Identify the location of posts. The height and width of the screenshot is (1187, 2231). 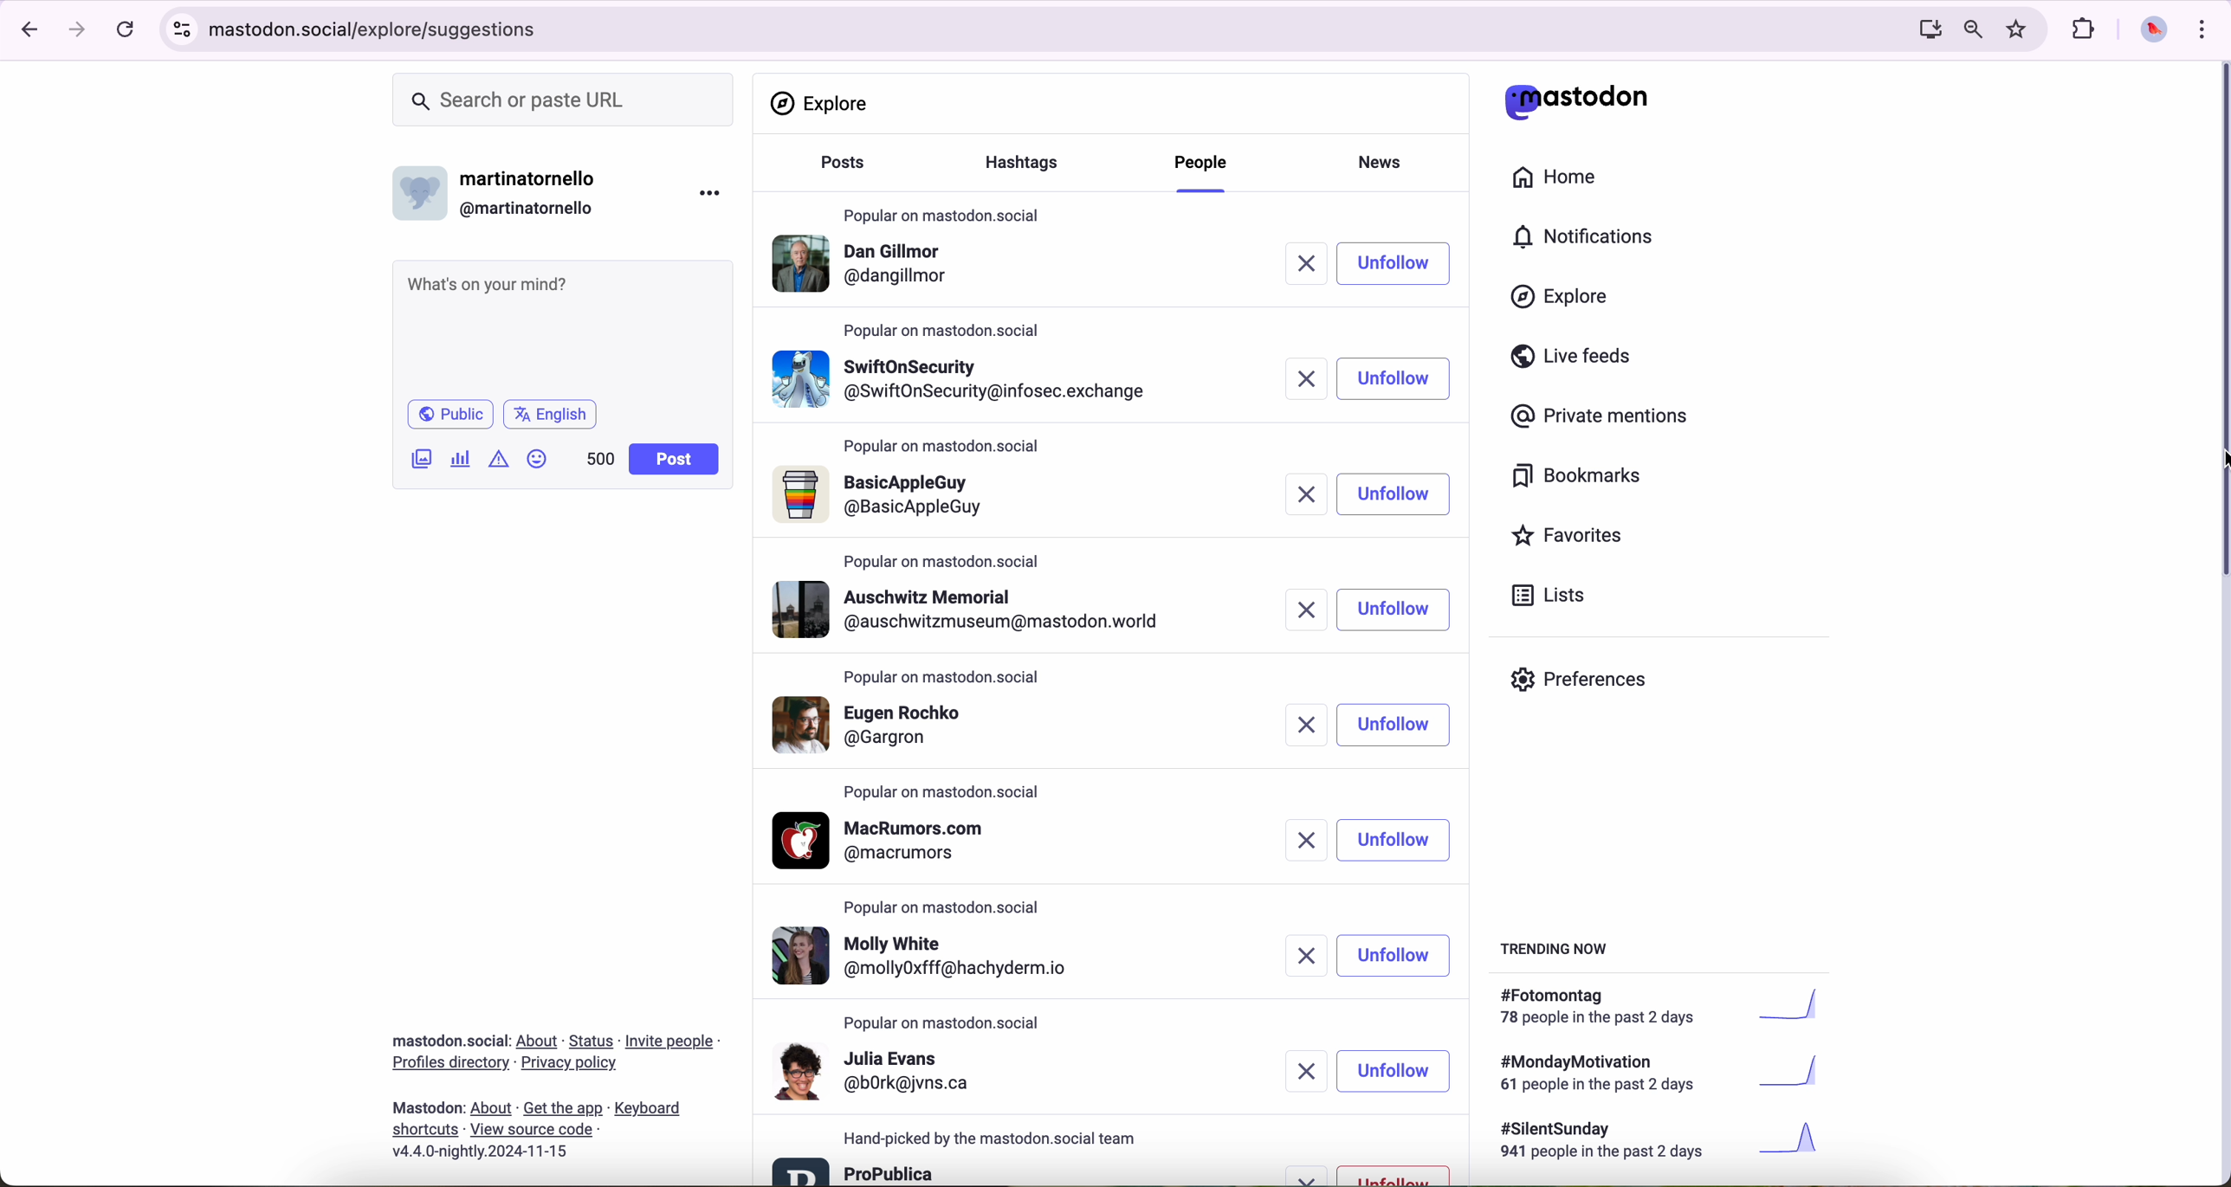
(837, 171).